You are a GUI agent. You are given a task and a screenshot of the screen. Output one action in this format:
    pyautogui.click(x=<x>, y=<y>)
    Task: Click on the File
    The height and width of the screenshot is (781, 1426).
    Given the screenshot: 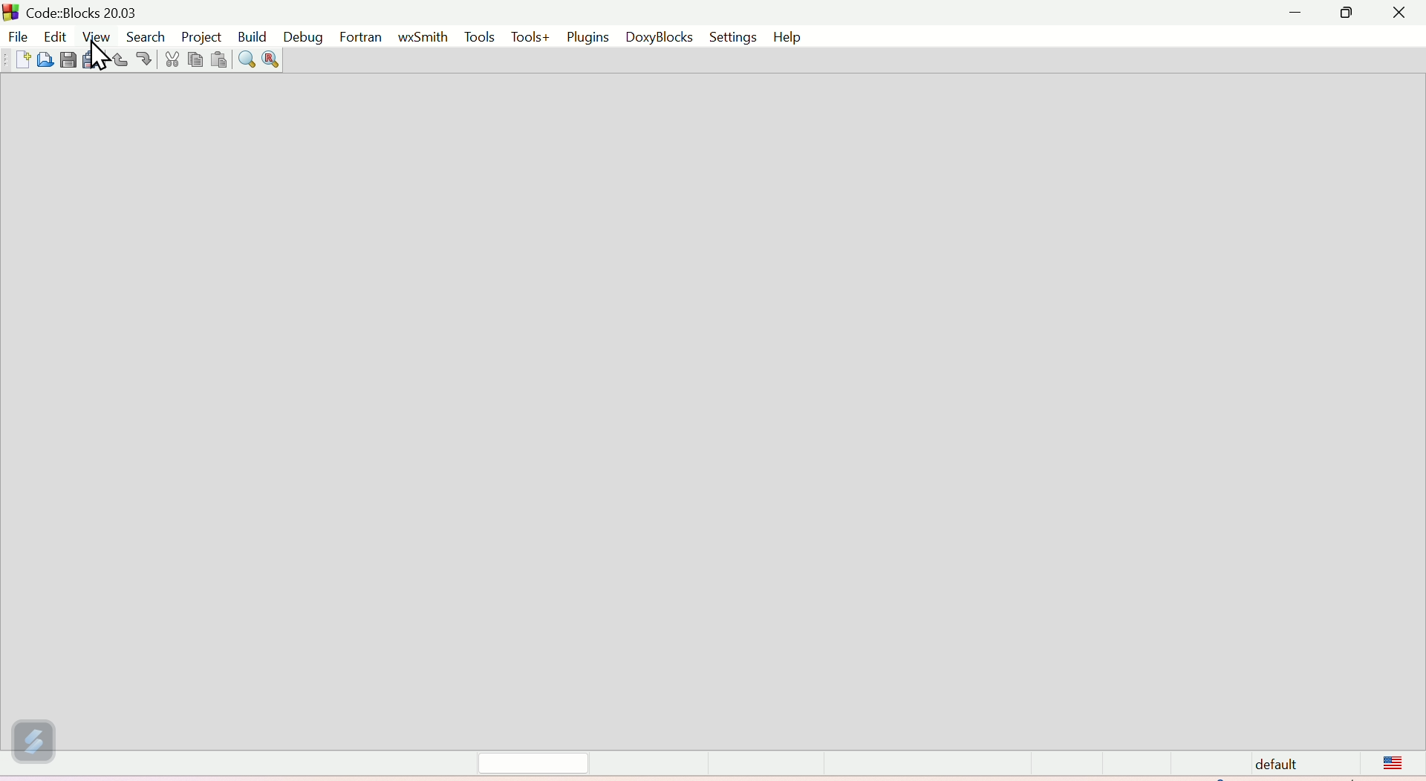 What is the action you would take?
    pyautogui.click(x=18, y=36)
    